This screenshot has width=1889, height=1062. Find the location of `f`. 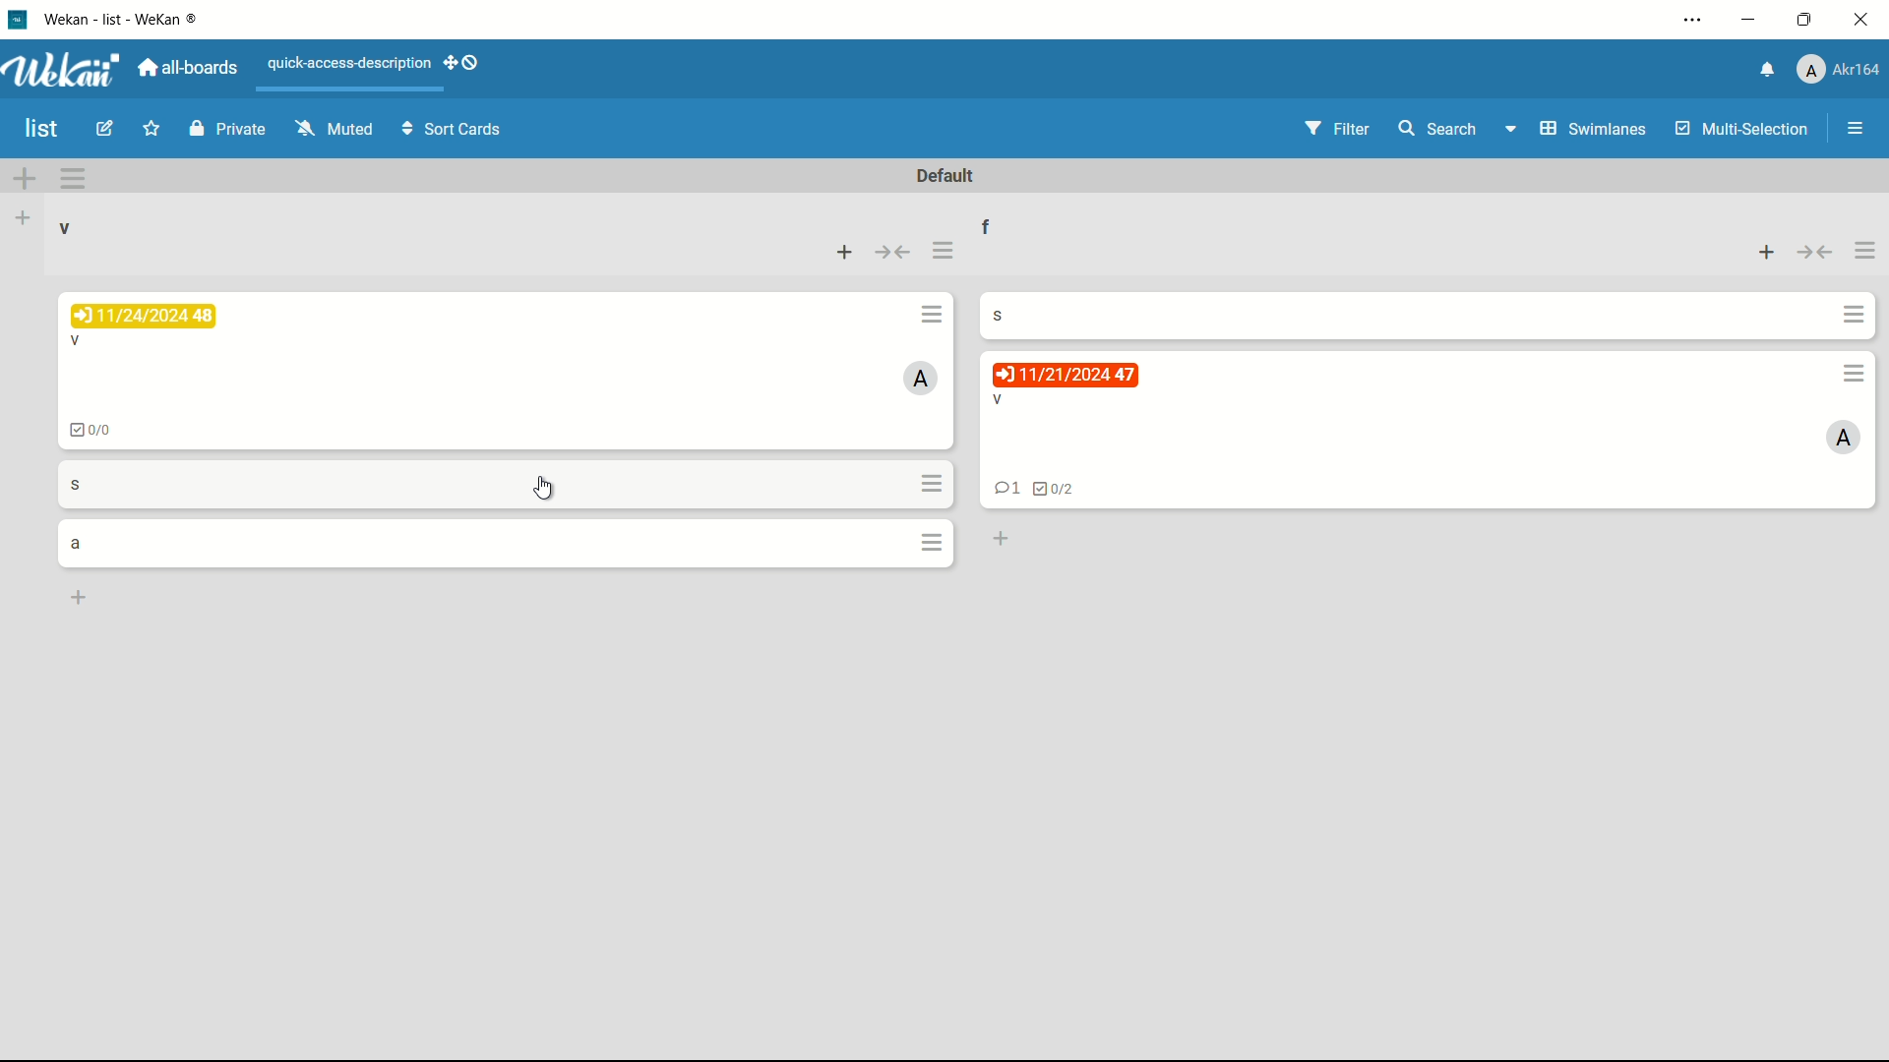

f is located at coordinates (988, 225).